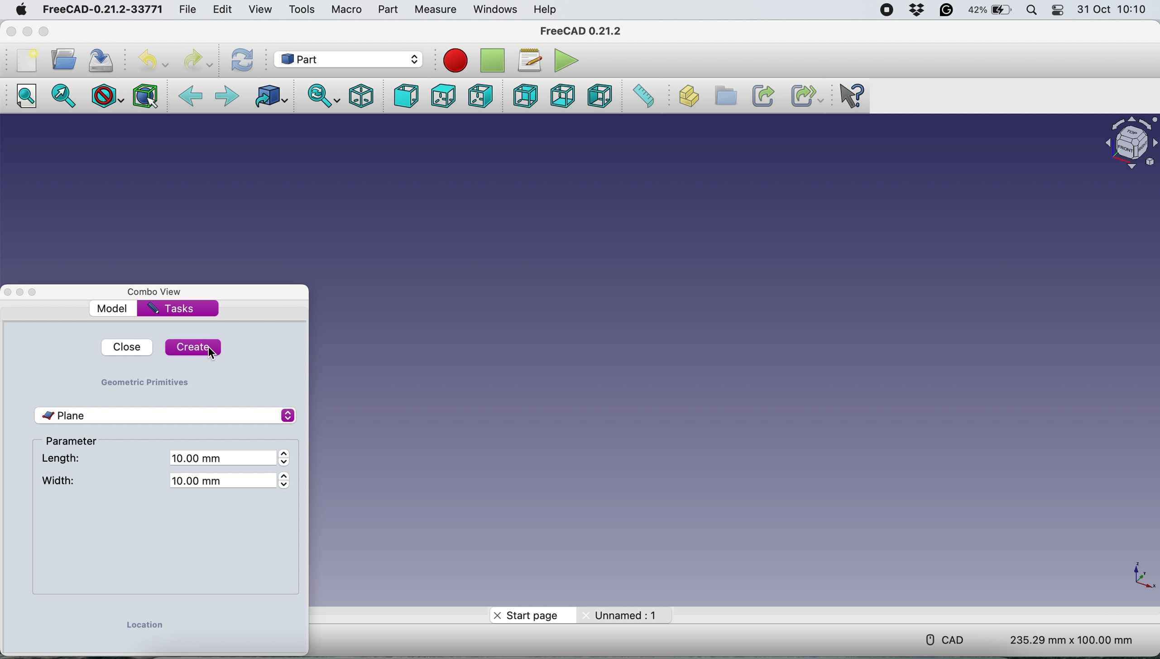 Image resolution: width=1160 pixels, height=659 pixels. What do you see at coordinates (1057, 10) in the screenshot?
I see `Control Center` at bounding box center [1057, 10].